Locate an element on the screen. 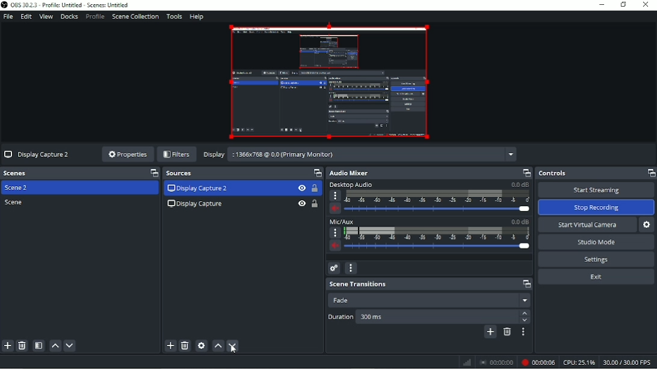 The image size is (657, 369). Restore down is located at coordinates (624, 5).